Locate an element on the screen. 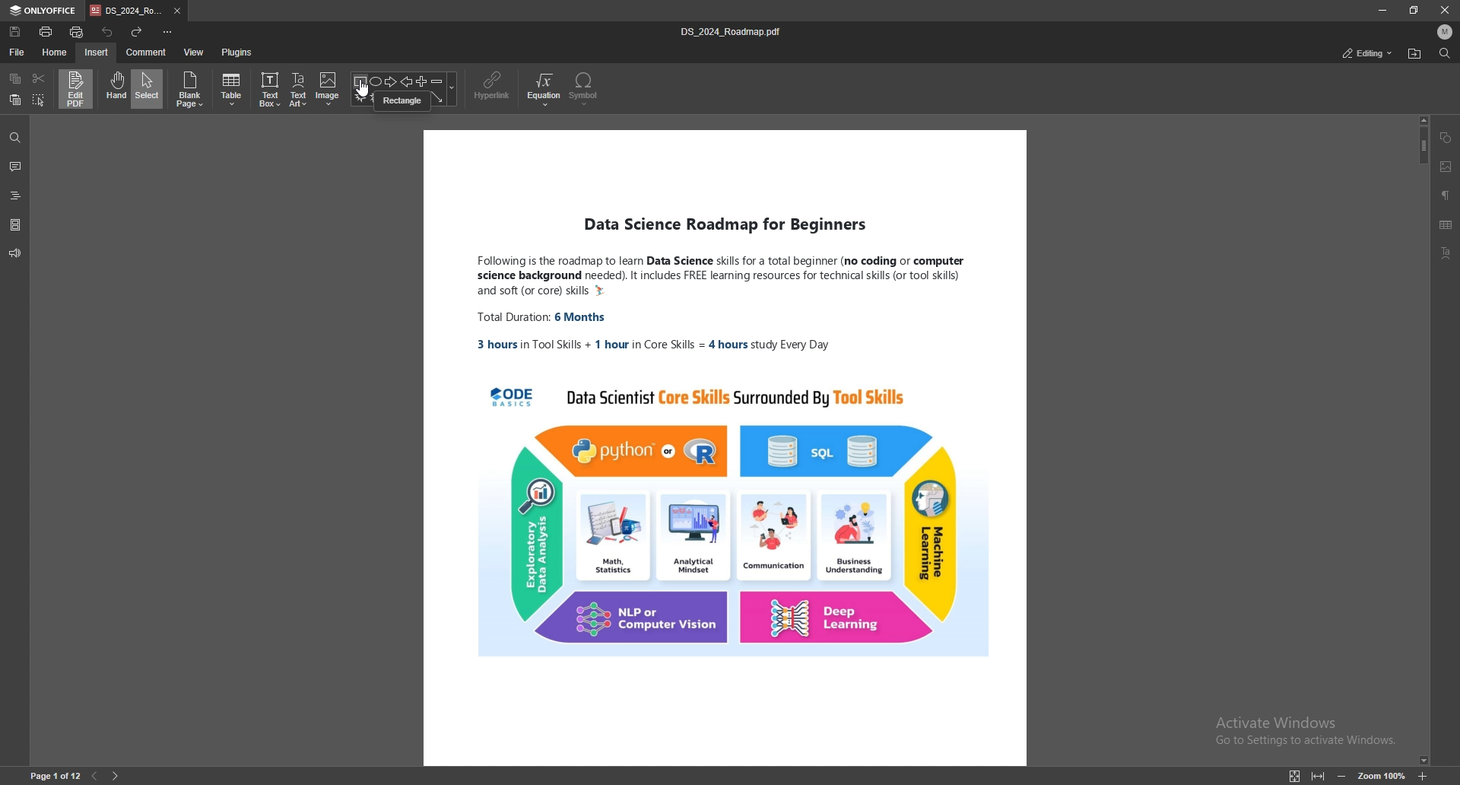  zoom out is located at coordinates (1341, 776).